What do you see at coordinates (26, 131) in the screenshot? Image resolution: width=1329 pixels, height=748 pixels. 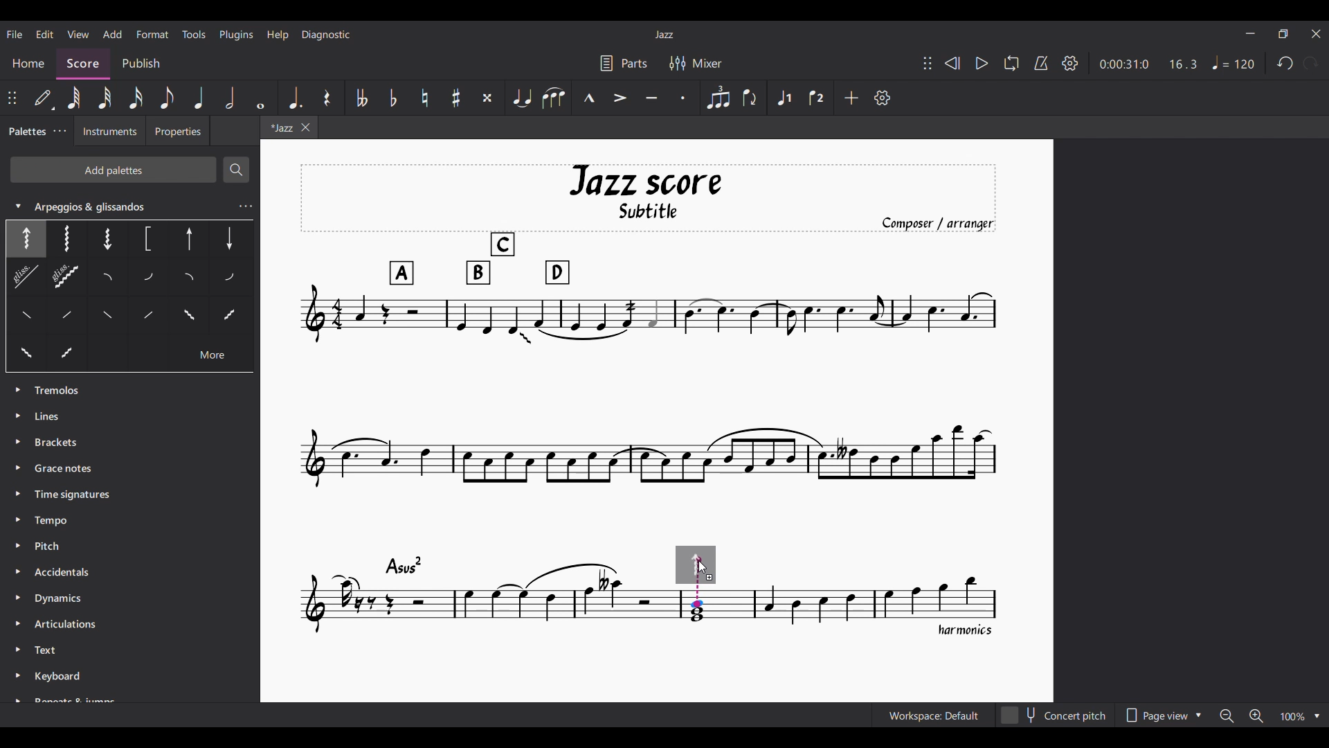 I see `Palettes` at bounding box center [26, 131].